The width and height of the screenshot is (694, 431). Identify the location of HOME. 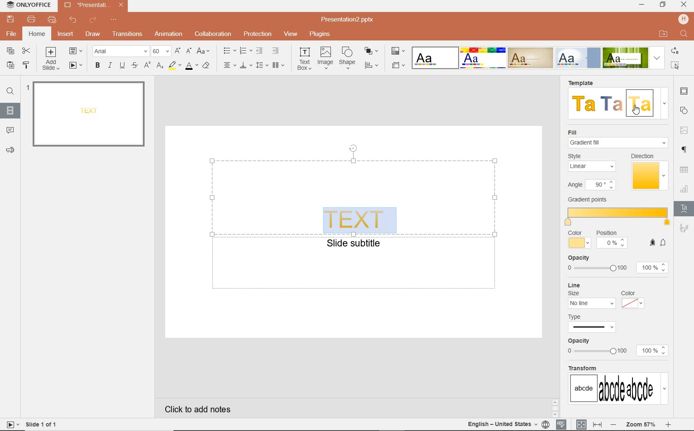
(36, 35).